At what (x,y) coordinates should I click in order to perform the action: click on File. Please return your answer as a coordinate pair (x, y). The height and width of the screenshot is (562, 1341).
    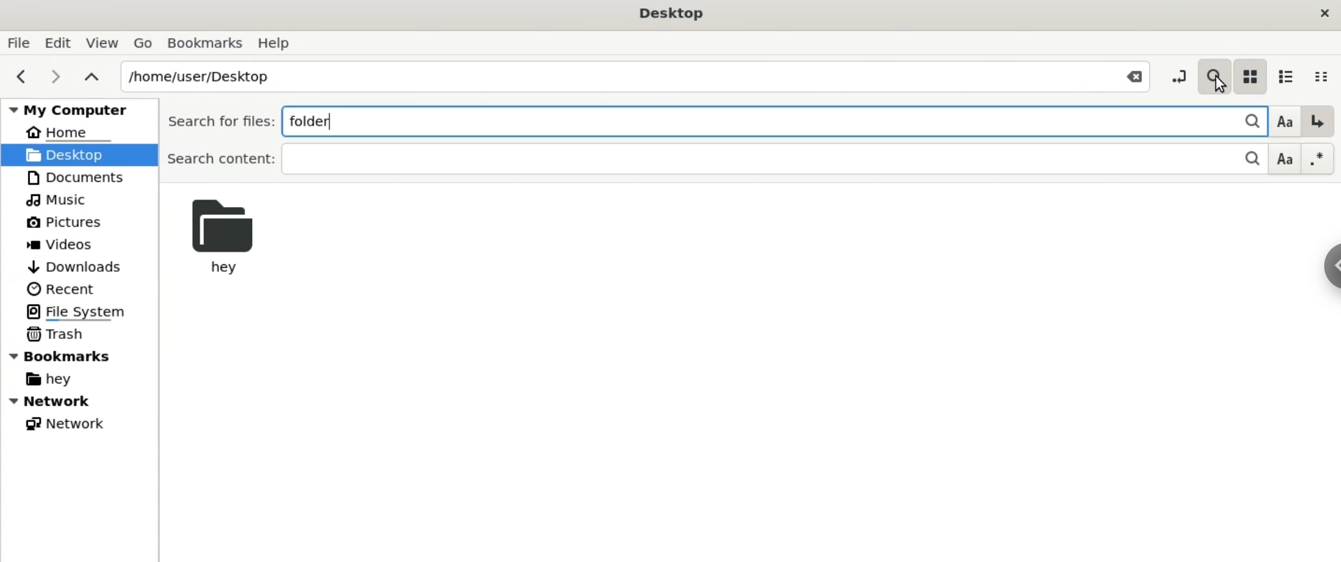
    Looking at the image, I should click on (18, 42).